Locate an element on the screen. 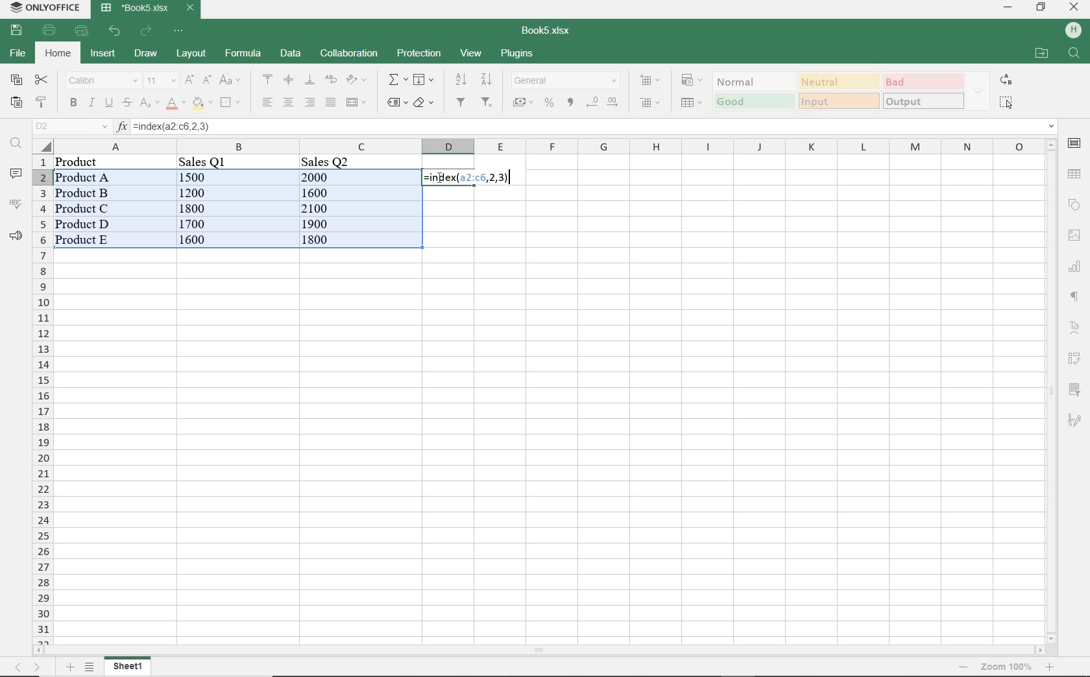  align middle is located at coordinates (289, 81).